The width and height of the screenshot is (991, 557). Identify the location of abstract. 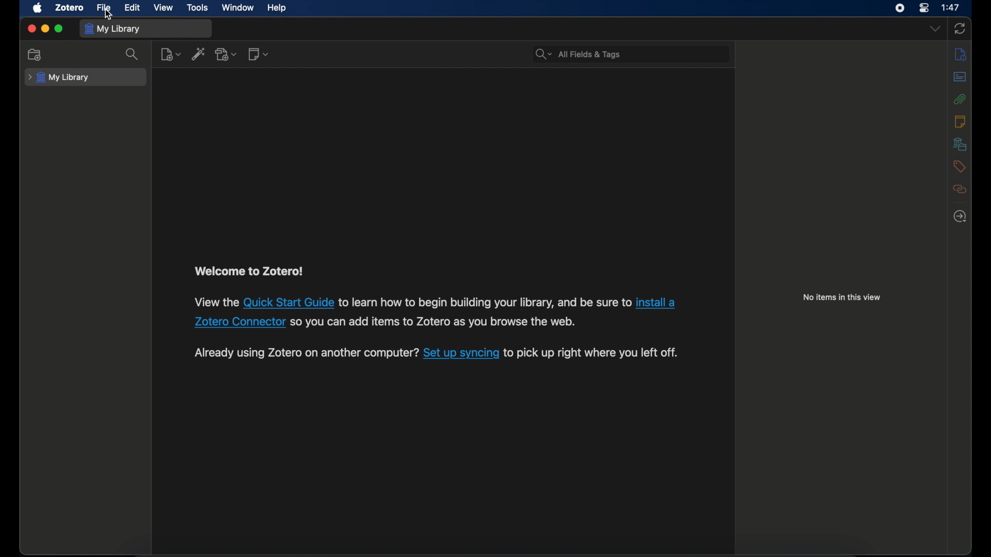
(961, 77).